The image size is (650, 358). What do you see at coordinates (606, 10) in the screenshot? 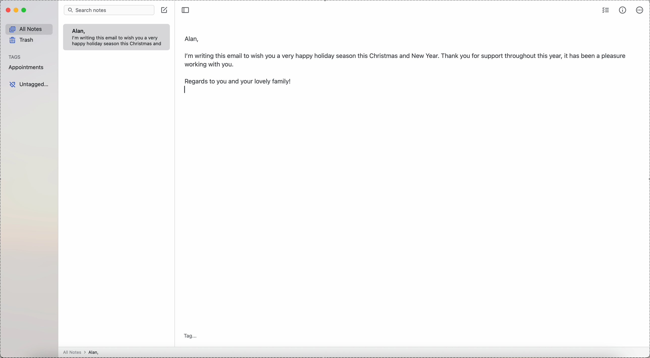
I see `check list` at bounding box center [606, 10].